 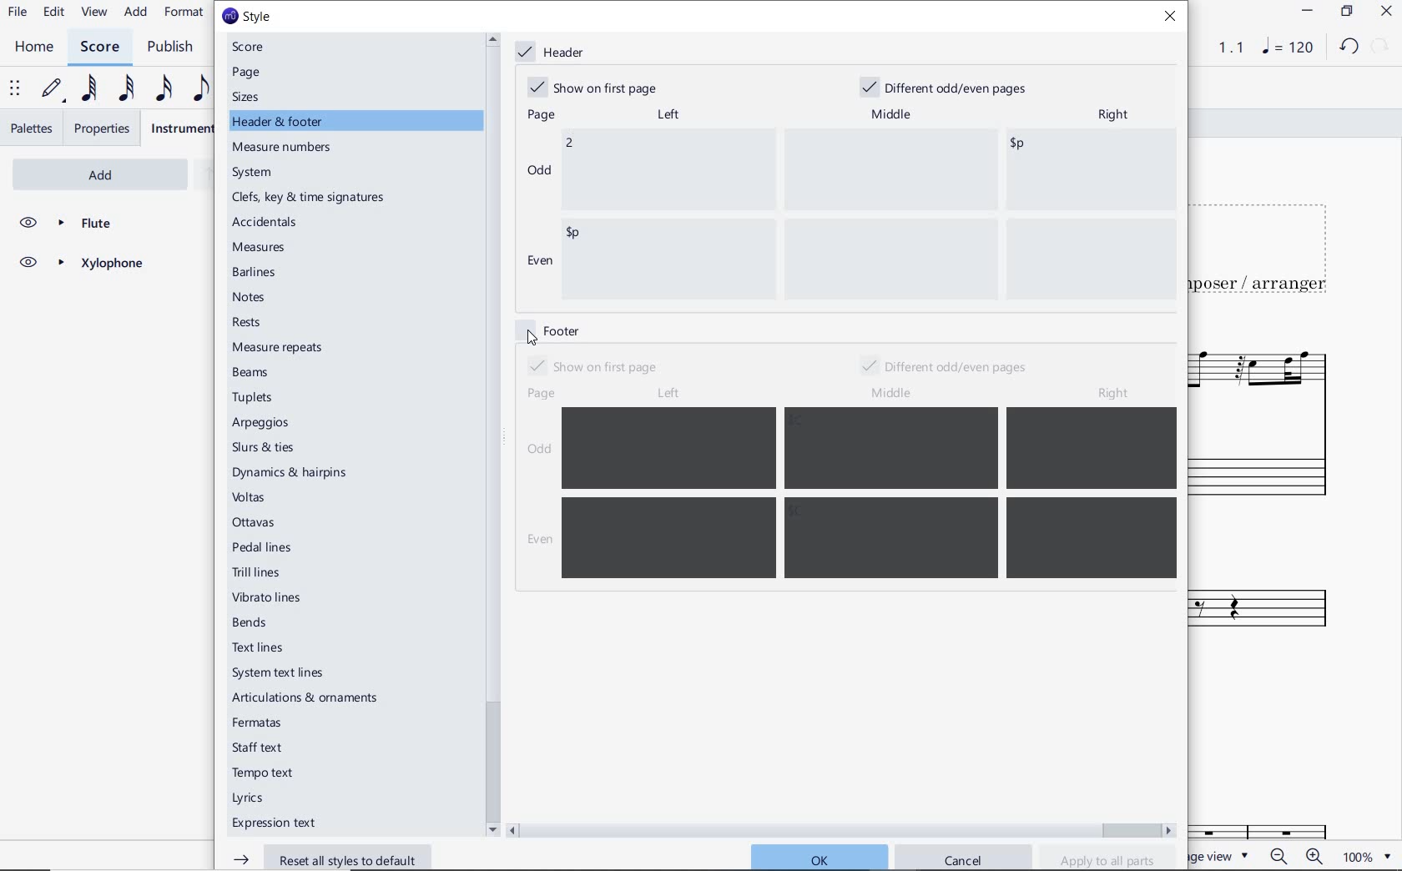 I want to click on 64TH NOTE, so click(x=86, y=89).